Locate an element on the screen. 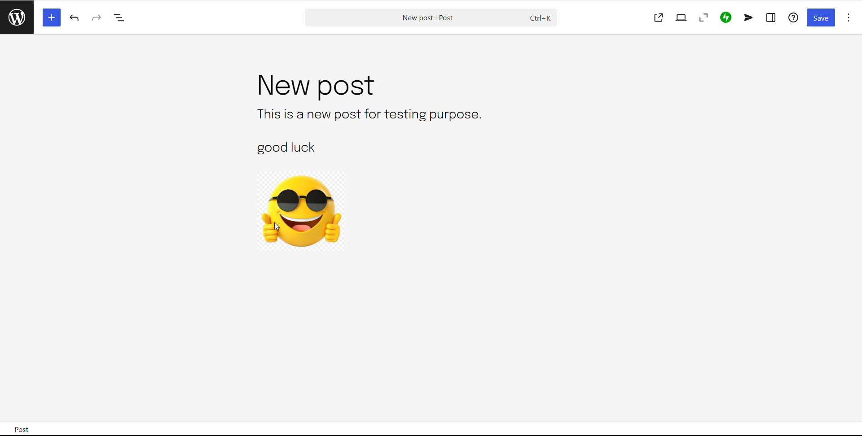 This screenshot has height=436, width=862. view post is located at coordinates (659, 18).